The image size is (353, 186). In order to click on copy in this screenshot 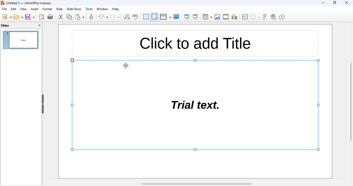, I will do `click(70, 17)`.